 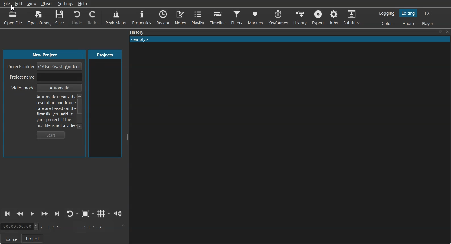 I want to click on Player, so click(x=48, y=4).